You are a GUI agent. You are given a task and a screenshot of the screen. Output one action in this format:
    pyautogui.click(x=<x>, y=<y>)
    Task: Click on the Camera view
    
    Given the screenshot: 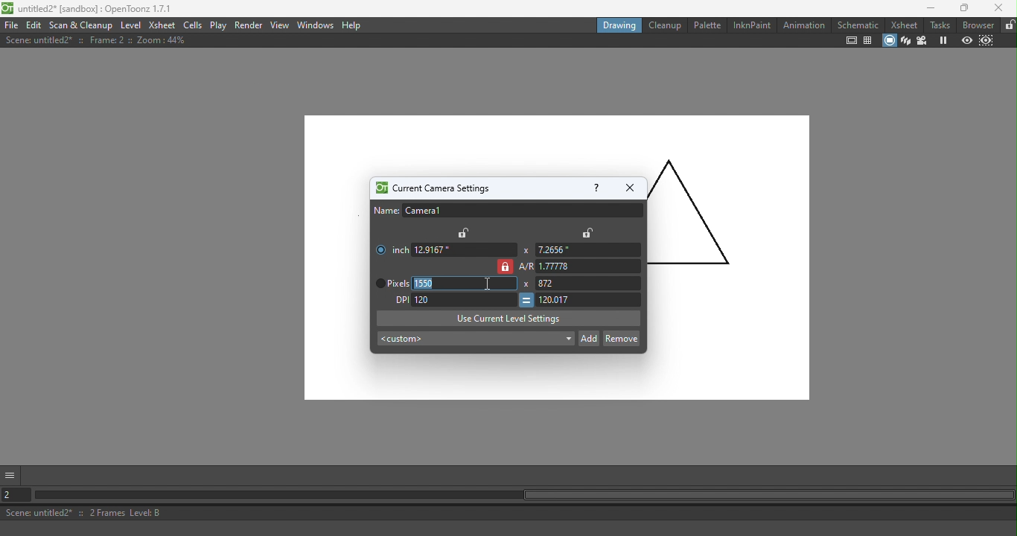 What is the action you would take?
    pyautogui.click(x=922, y=41)
    